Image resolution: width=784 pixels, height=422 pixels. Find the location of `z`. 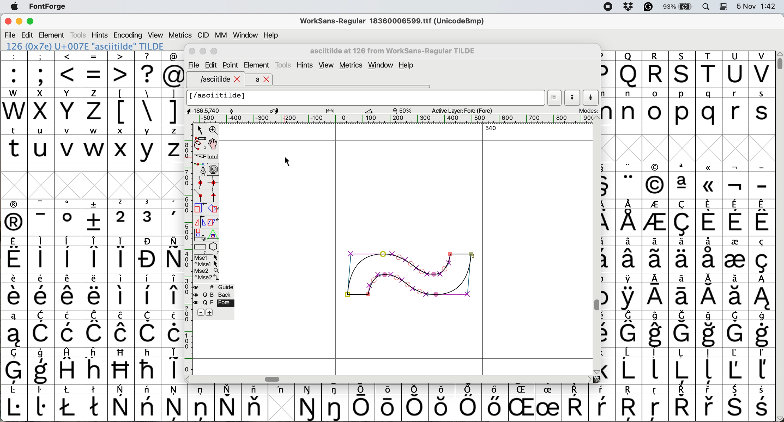

z is located at coordinates (173, 143).